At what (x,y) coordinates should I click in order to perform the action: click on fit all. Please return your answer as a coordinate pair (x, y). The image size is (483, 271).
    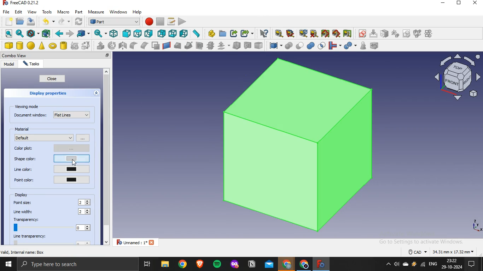
    Looking at the image, I should click on (8, 34).